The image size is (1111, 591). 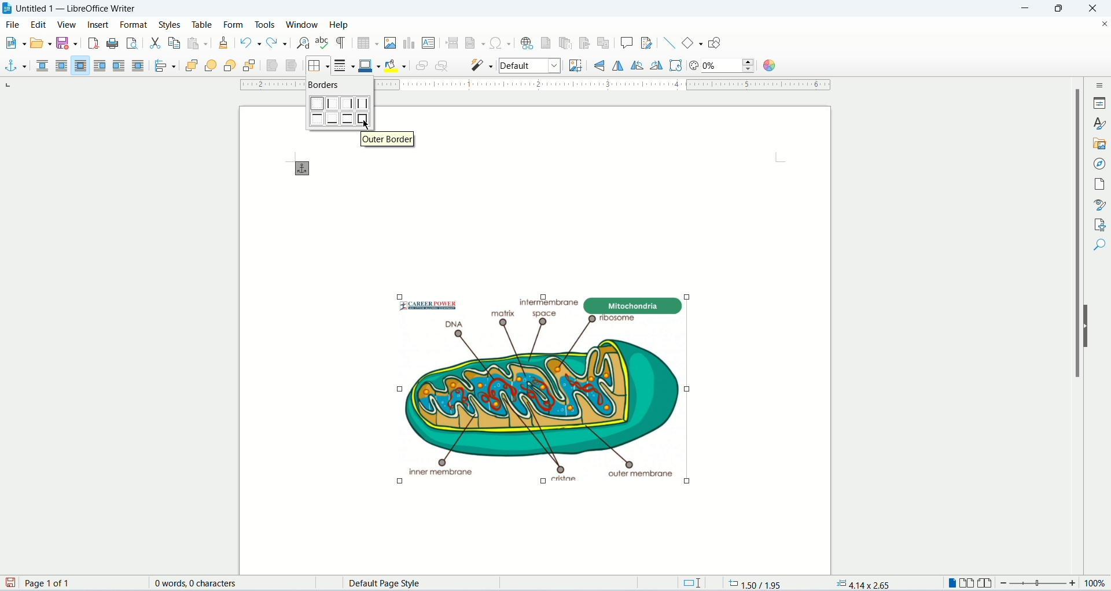 What do you see at coordinates (362, 104) in the screenshot?
I see `left and right border` at bounding box center [362, 104].